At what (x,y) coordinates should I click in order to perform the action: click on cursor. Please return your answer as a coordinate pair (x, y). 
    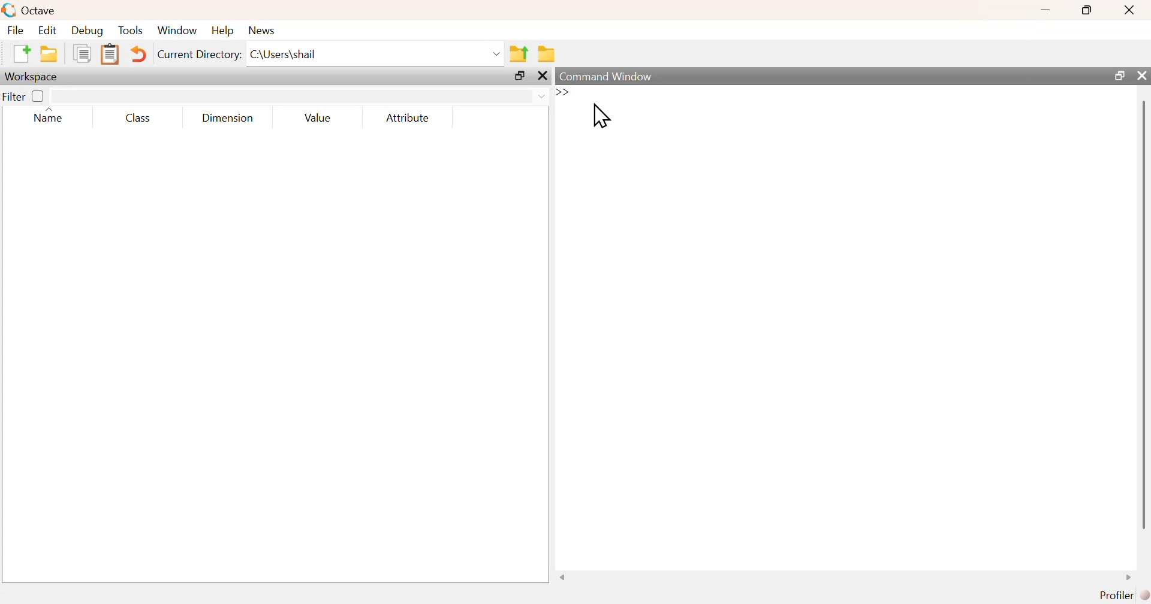
    Looking at the image, I should click on (601, 115).